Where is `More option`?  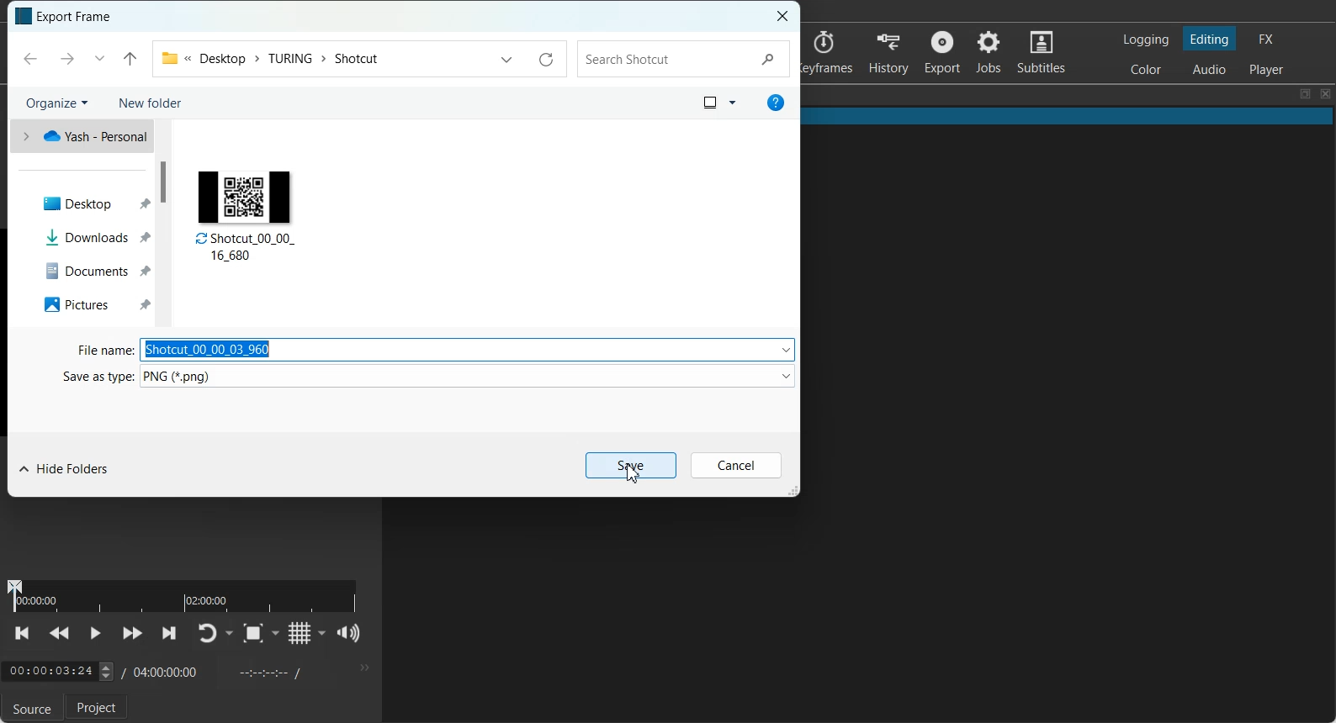
More option is located at coordinates (732, 102).